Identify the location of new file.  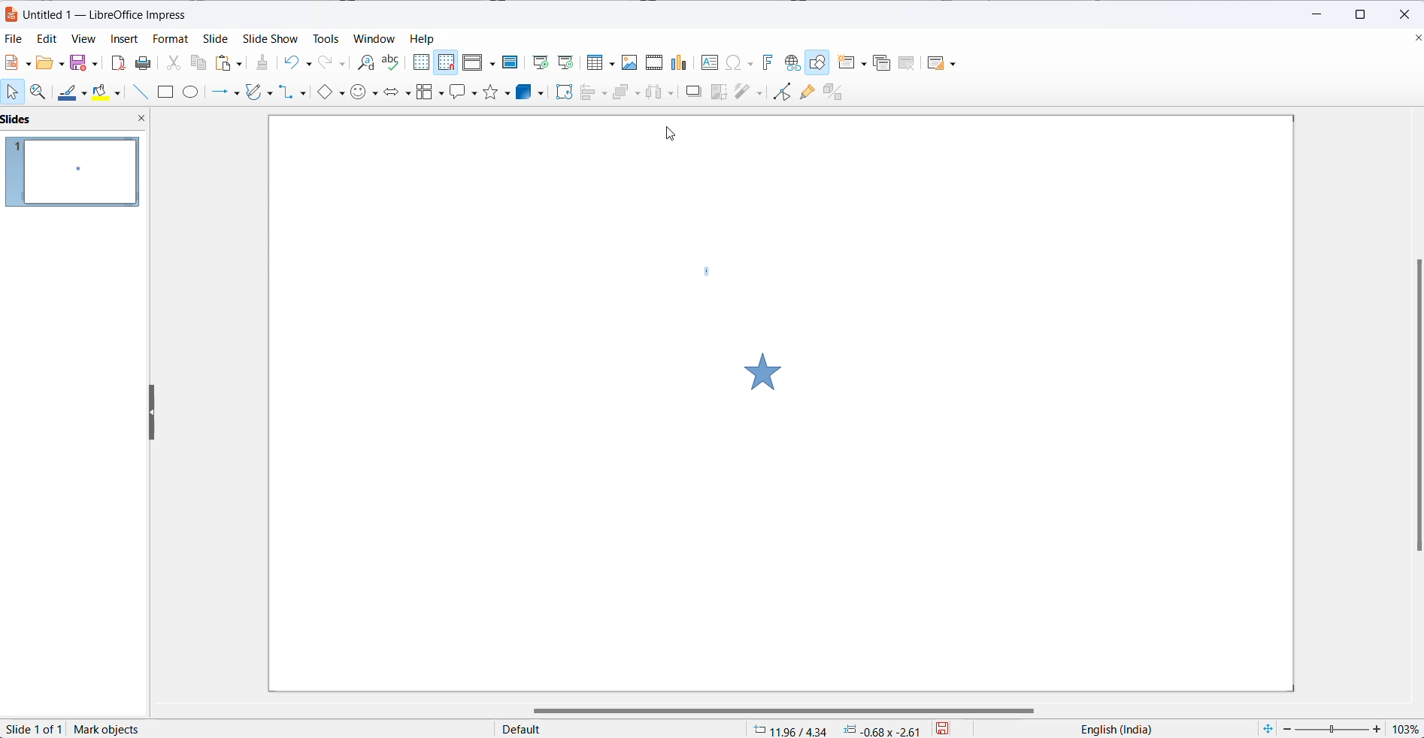
(20, 62).